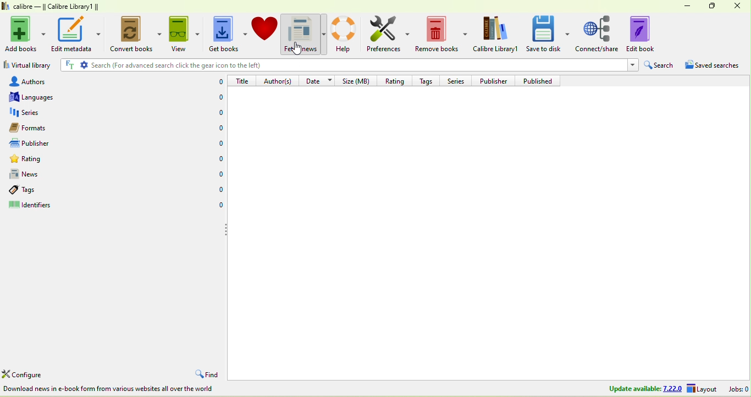 This screenshot has width=751, height=397. What do you see at coordinates (219, 82) in the screenshot?
I see `0` at bounding box center [219, 82].